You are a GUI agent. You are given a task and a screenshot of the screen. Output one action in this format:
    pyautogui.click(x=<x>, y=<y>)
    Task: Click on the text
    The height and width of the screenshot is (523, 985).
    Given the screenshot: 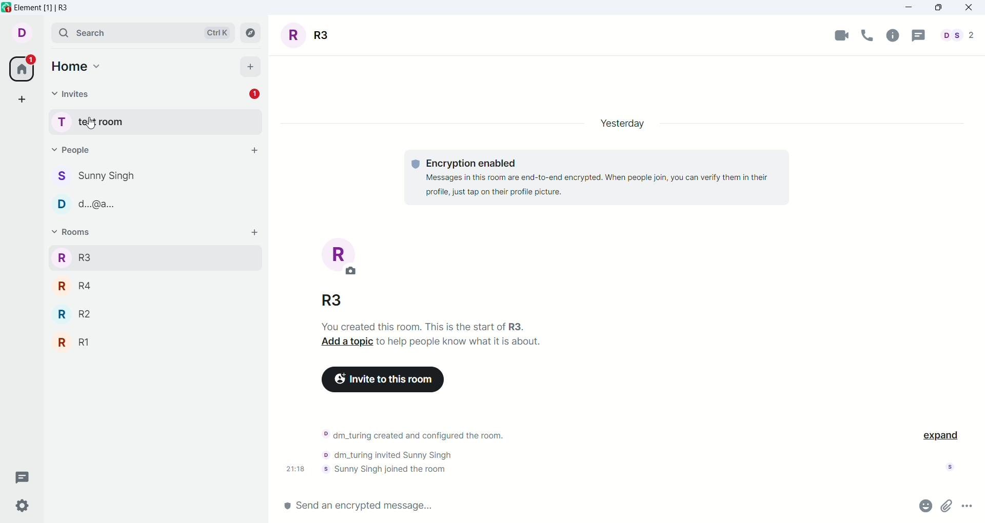 What is the action you would take?
    pyautogui.click(x=426, y=452)
    